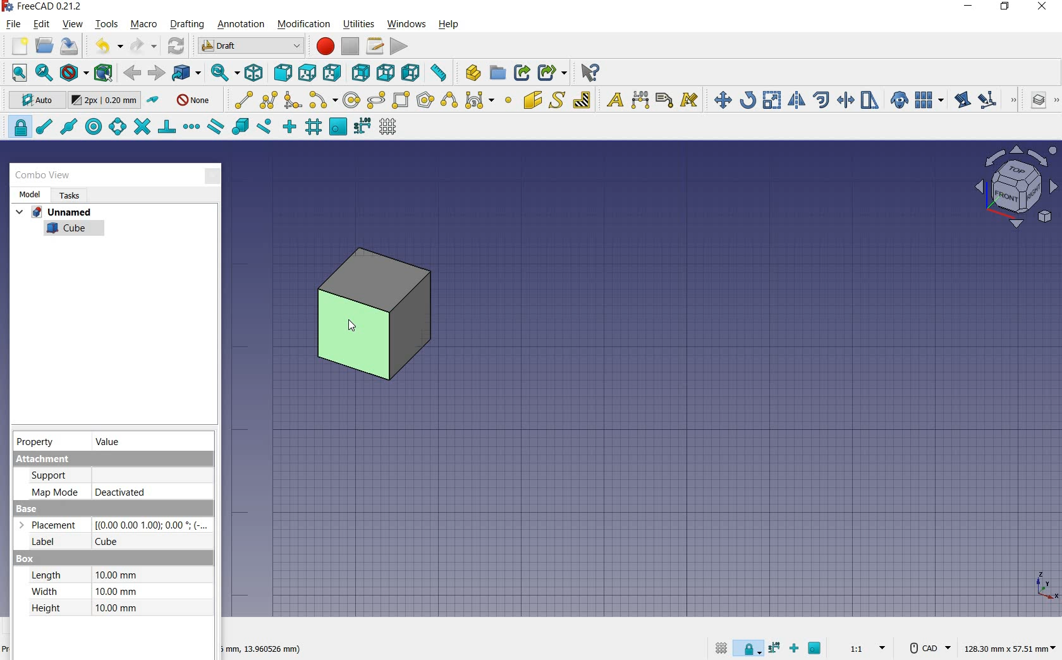 The height and width of the screenshot is (660, 1062). Describe the element at coordinates (156, 73) in the screenshot. I see `forward` at that location.